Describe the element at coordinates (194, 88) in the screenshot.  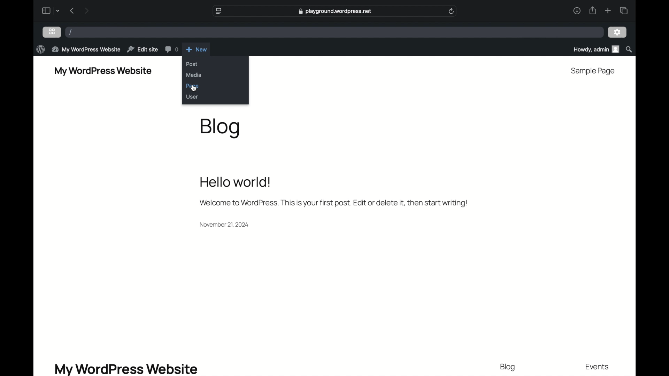
I see `cursor` at that location.